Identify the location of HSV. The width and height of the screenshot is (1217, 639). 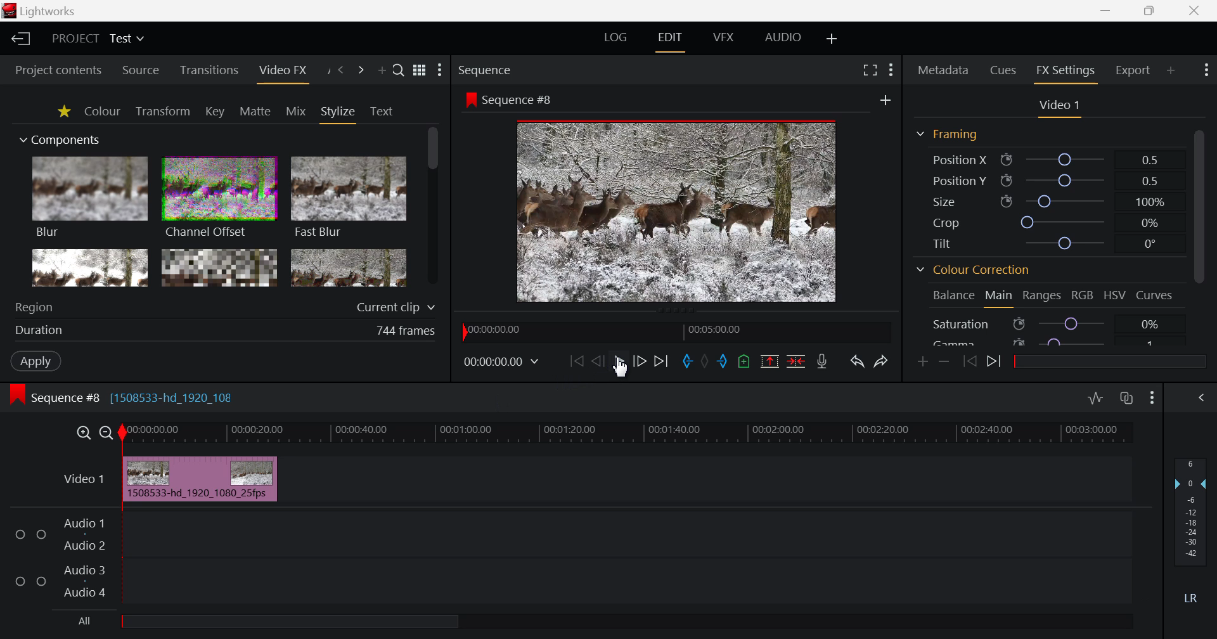
(1117, 296).